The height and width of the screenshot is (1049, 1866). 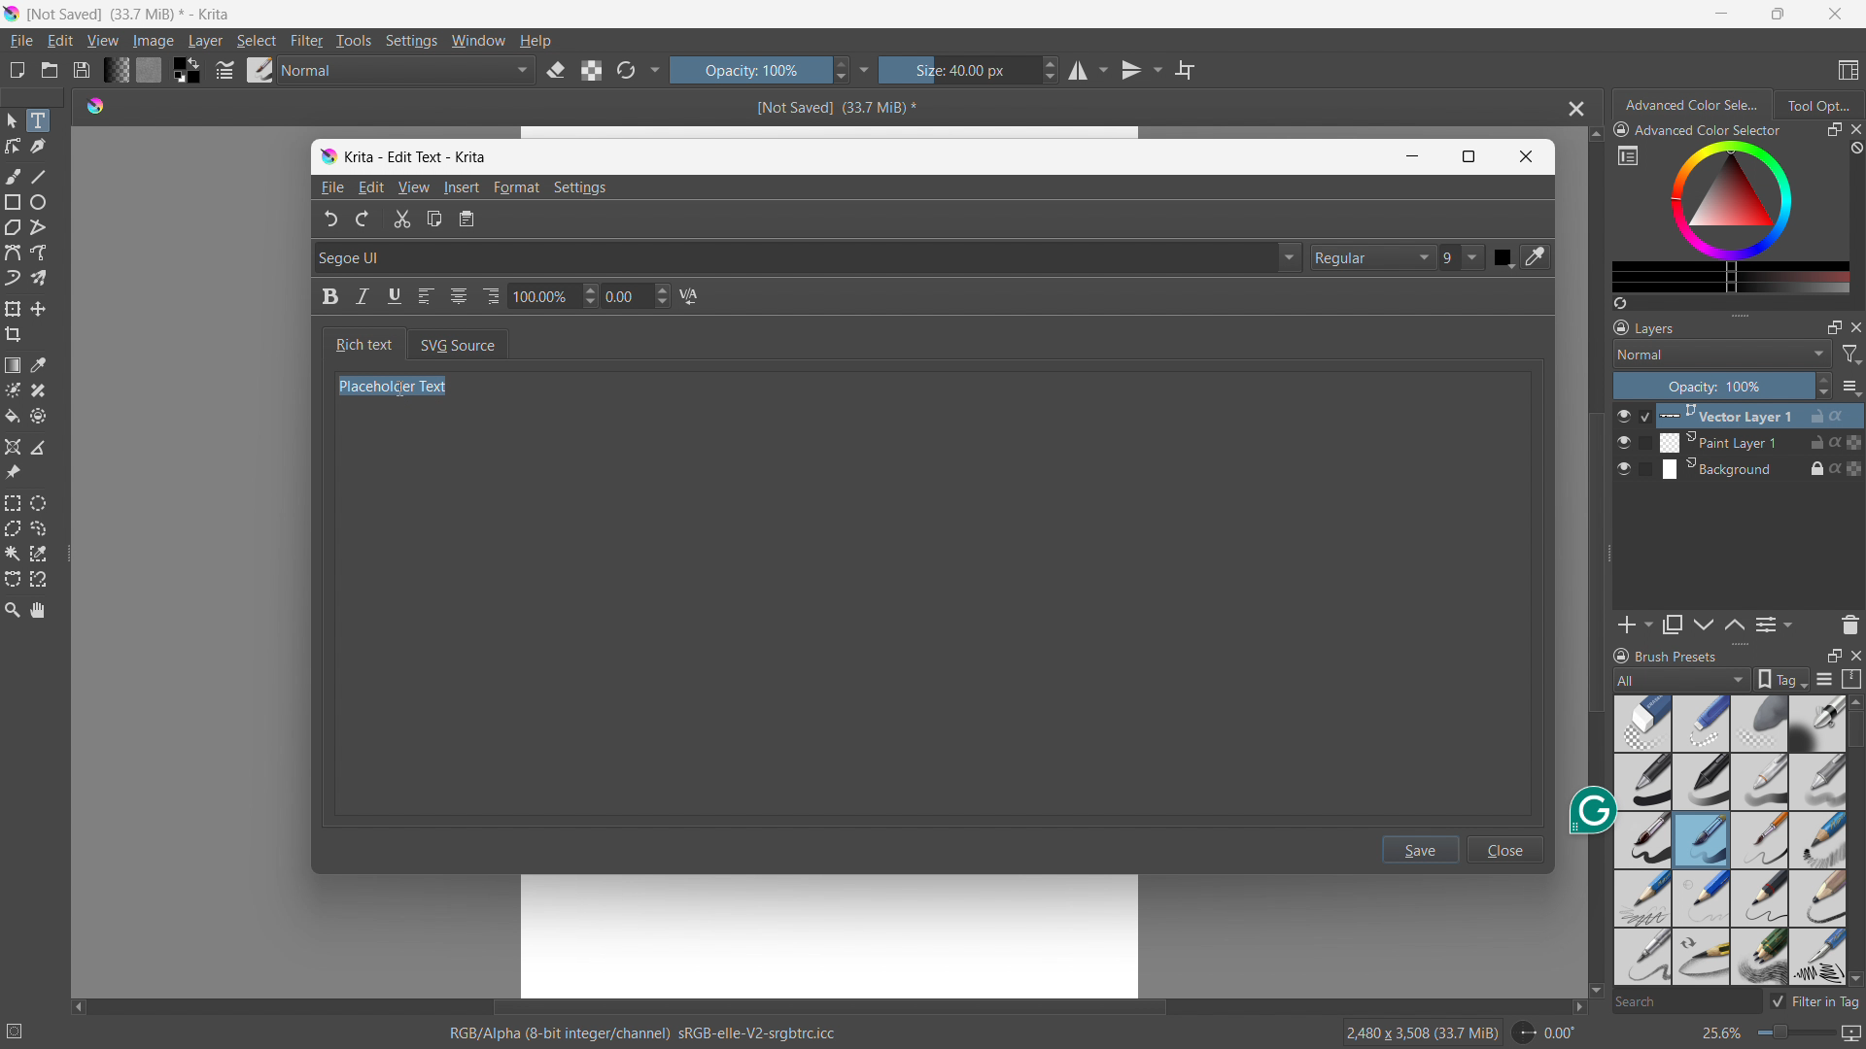 What do you see at coordinates (1370, 255) in the screenshot?
I see `font style` at bounding box center [1370, 255].